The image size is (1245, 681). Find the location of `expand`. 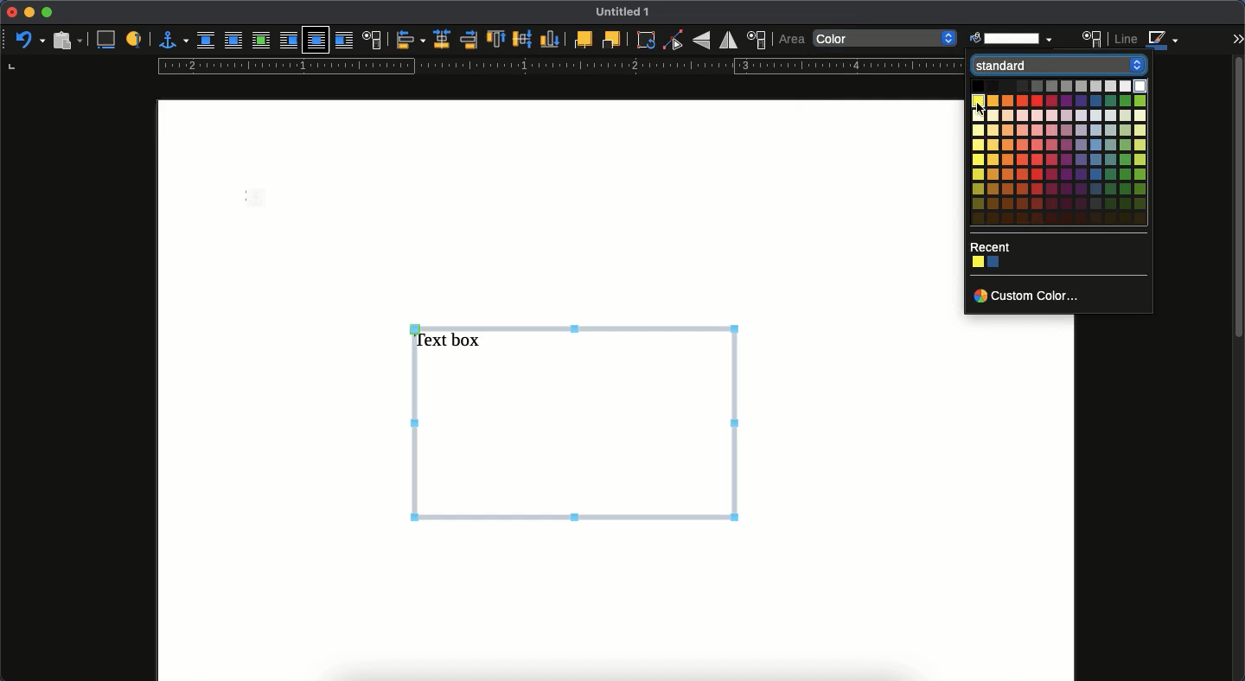

expand is located at coordinates (1237, 38).